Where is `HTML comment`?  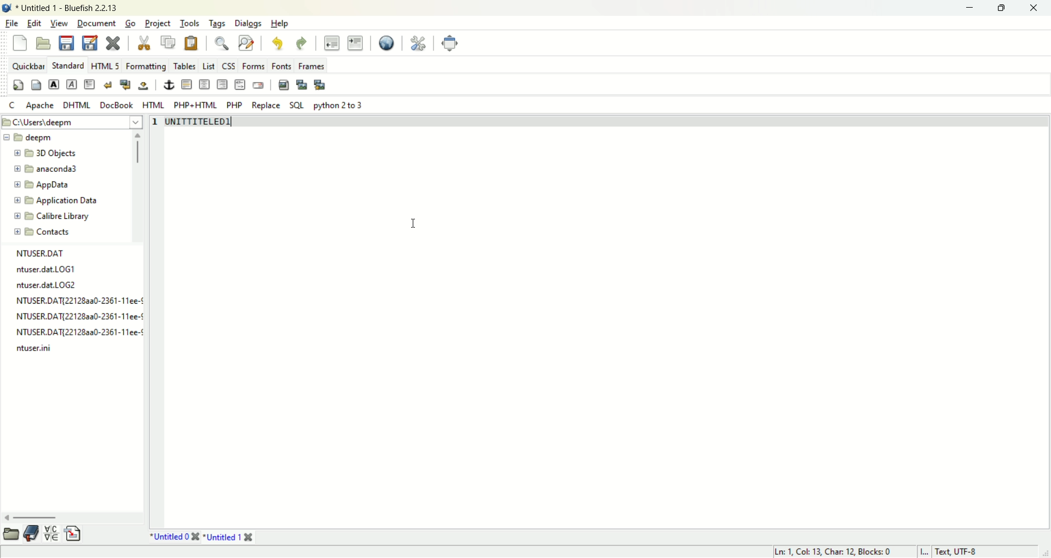 HTML comment is located at coordinates (239, 84).